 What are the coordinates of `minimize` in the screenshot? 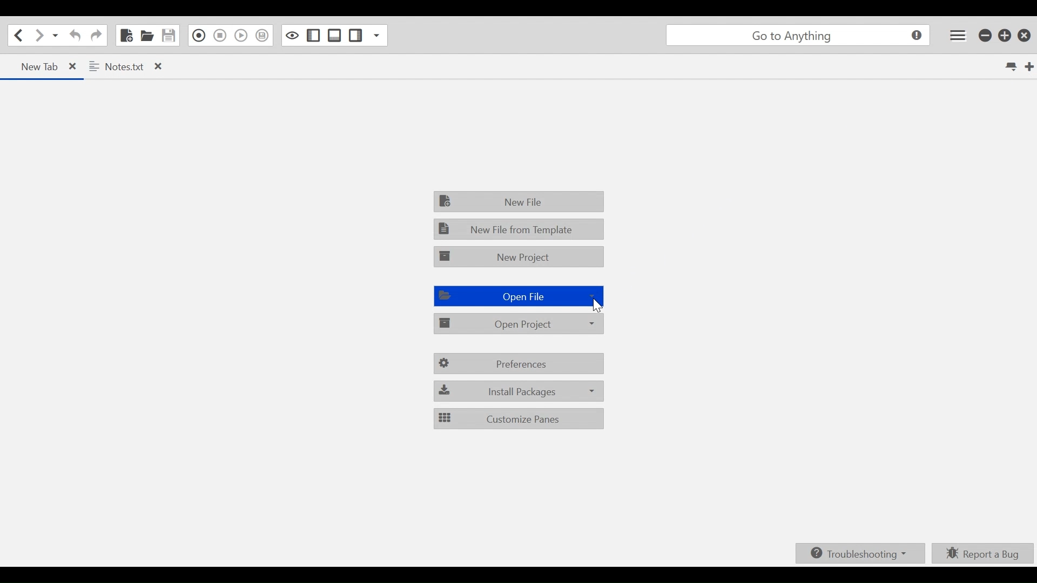 It's located at (985, 36).